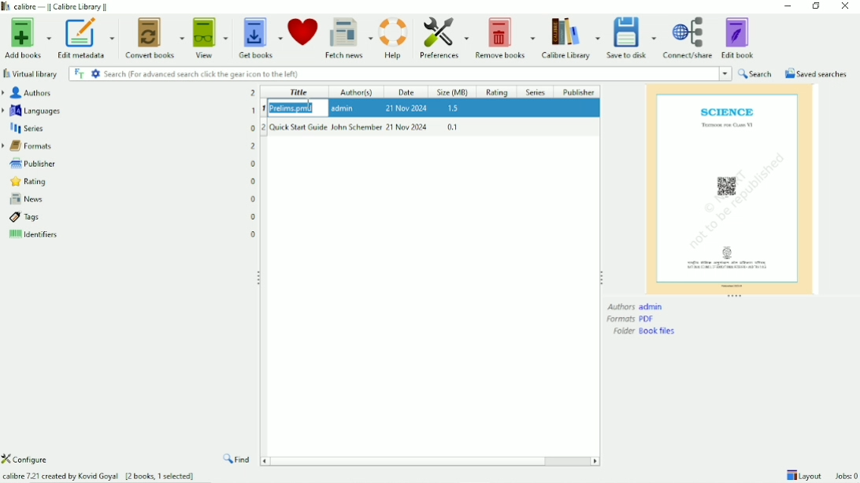 This screenshot has height=483, width=860. What do you see at coordinates (393, 73) in the screenshot?
I see `Search` at bounding box center [393, 73].